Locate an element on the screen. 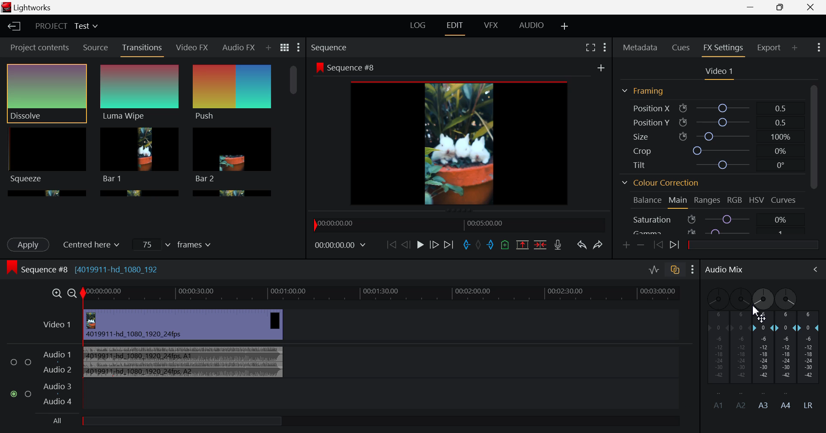 The height and width of the screenshot is (433, 826). Video Input is located at coordinates (178, 325).